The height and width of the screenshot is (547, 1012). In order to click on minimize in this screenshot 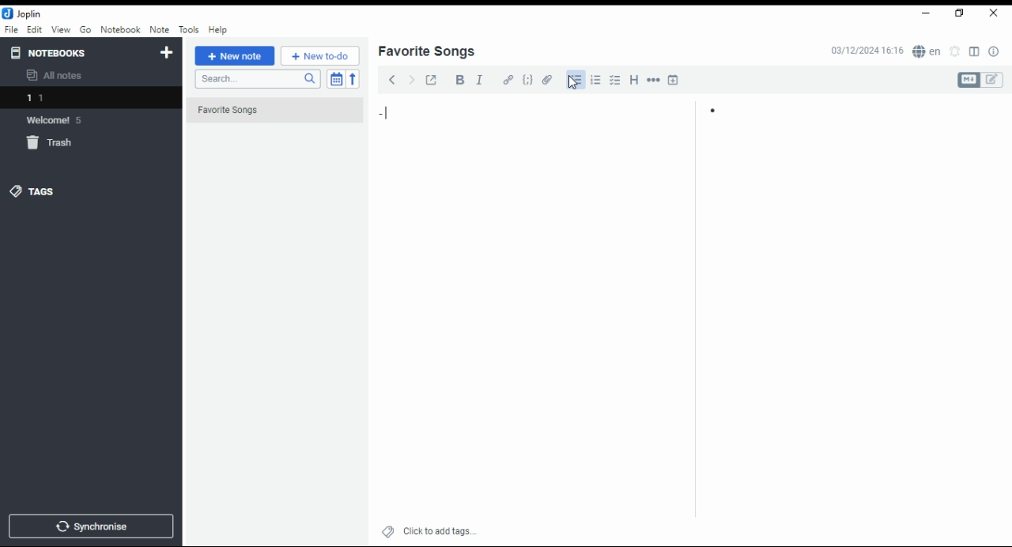, I will do `click(923, 14)`.